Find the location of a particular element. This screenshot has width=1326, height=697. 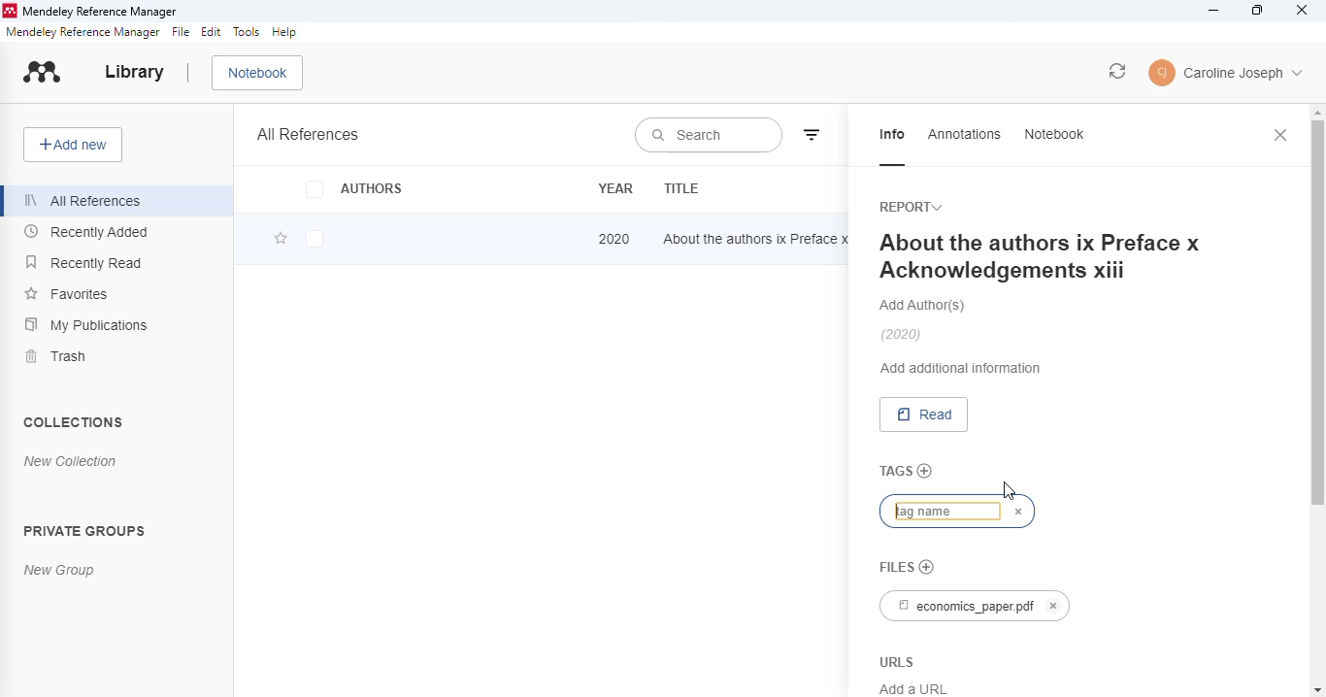

about the authors ix Preface x Acknowledgements xiii is located at coordinates (759, 238).